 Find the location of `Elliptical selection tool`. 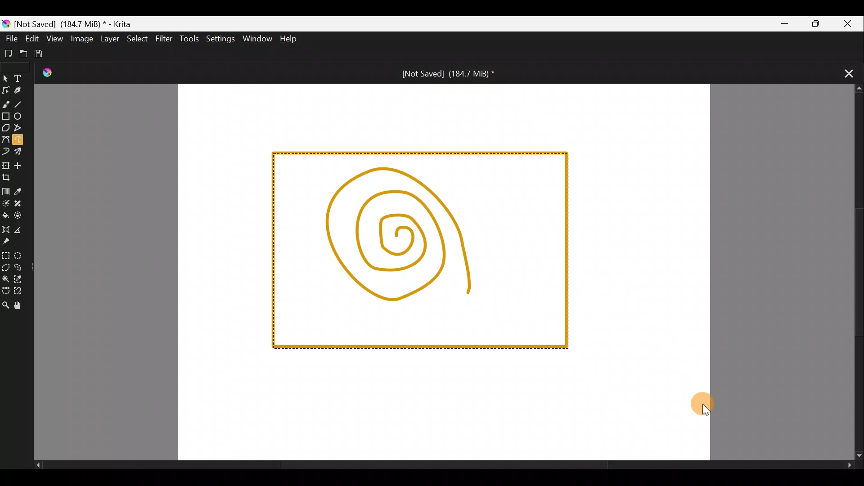

Elliptical selection tool is located at coordinates (22, 255).